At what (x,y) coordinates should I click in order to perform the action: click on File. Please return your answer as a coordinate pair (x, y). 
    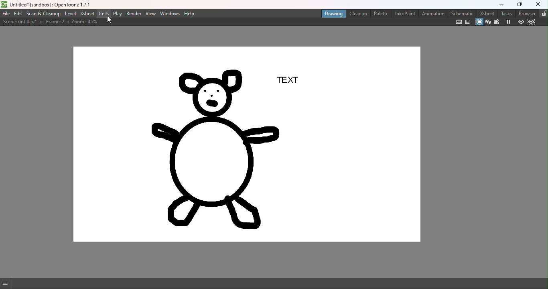
    Looking at the image, I should click on (6, 14).